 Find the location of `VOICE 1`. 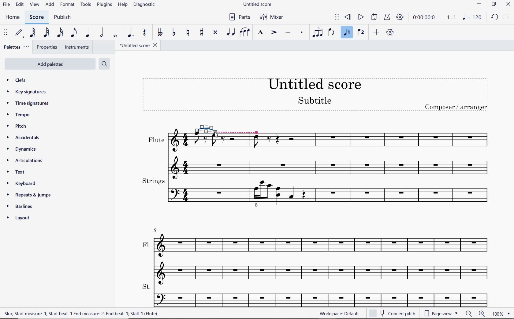

VOICE 1 is located at coordinates (347, 33).